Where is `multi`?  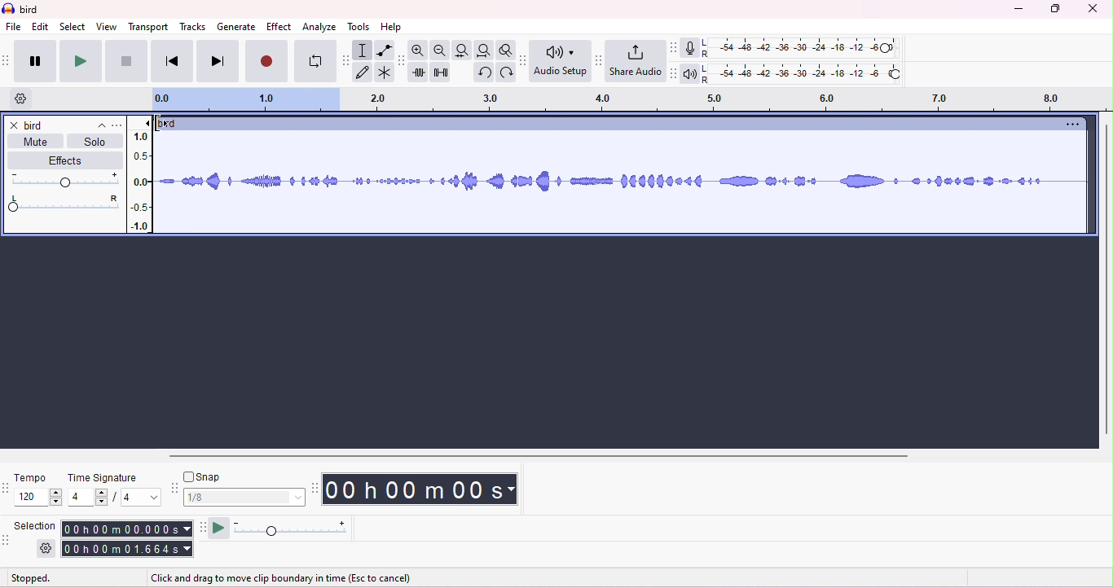
multi is located at coordinates (383, 72).